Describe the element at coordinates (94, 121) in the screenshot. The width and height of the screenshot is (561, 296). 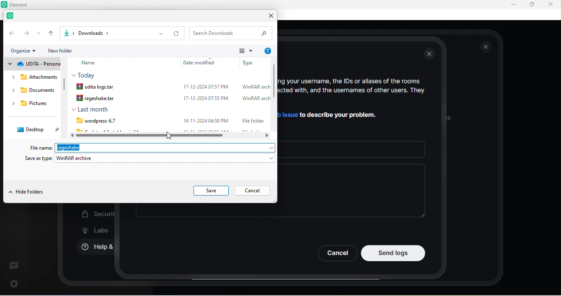
I see `wordpress-6.7` at that location.